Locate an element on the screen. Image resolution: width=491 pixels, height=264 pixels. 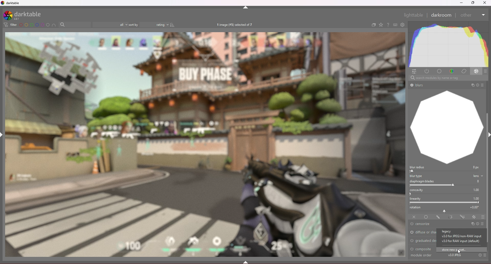
cursor is located at coordinates (461, 251).